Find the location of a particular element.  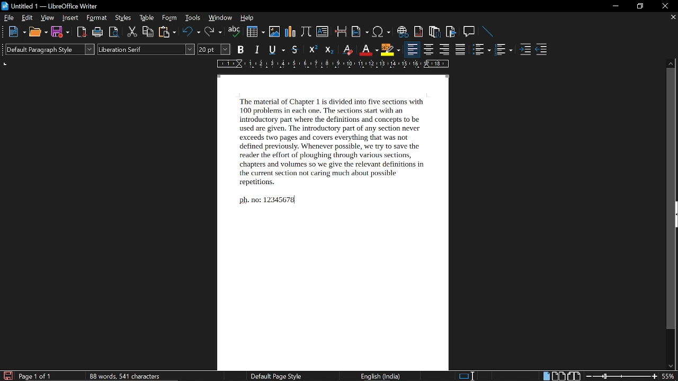

toggle ordered list is located at coordinates (504, 51).